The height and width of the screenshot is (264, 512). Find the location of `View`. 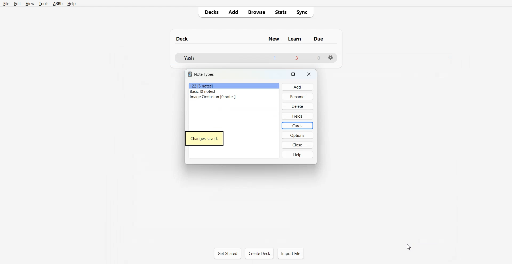

View is located at coordinates (30, 3).